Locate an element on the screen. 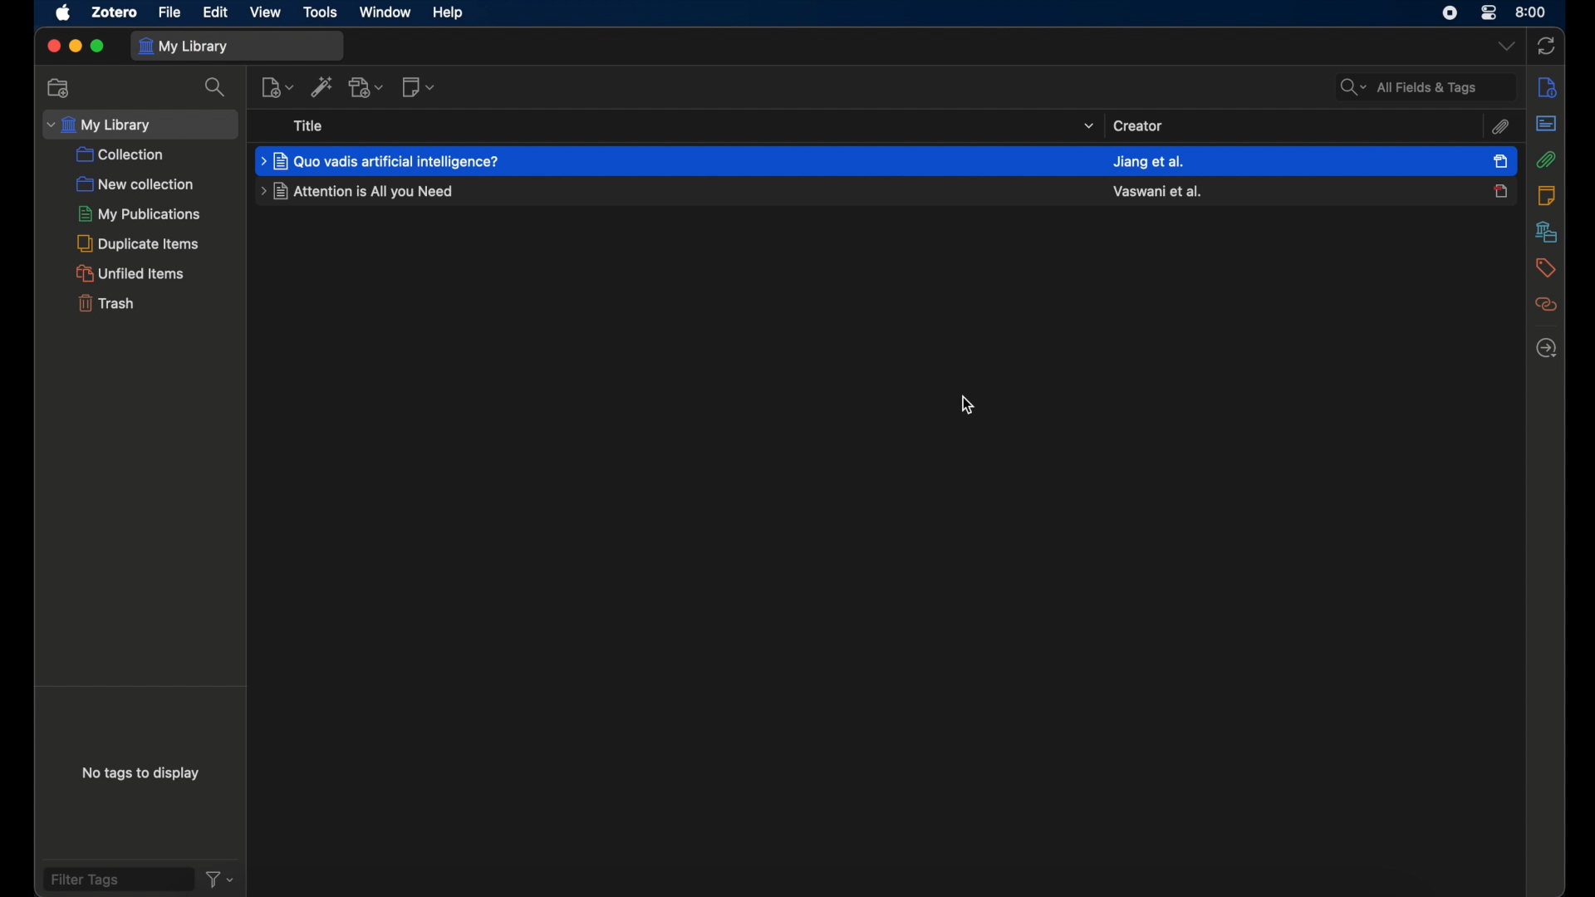 This screenshot has width=1595, height=897. minimize is located at coordinates (75, 47).